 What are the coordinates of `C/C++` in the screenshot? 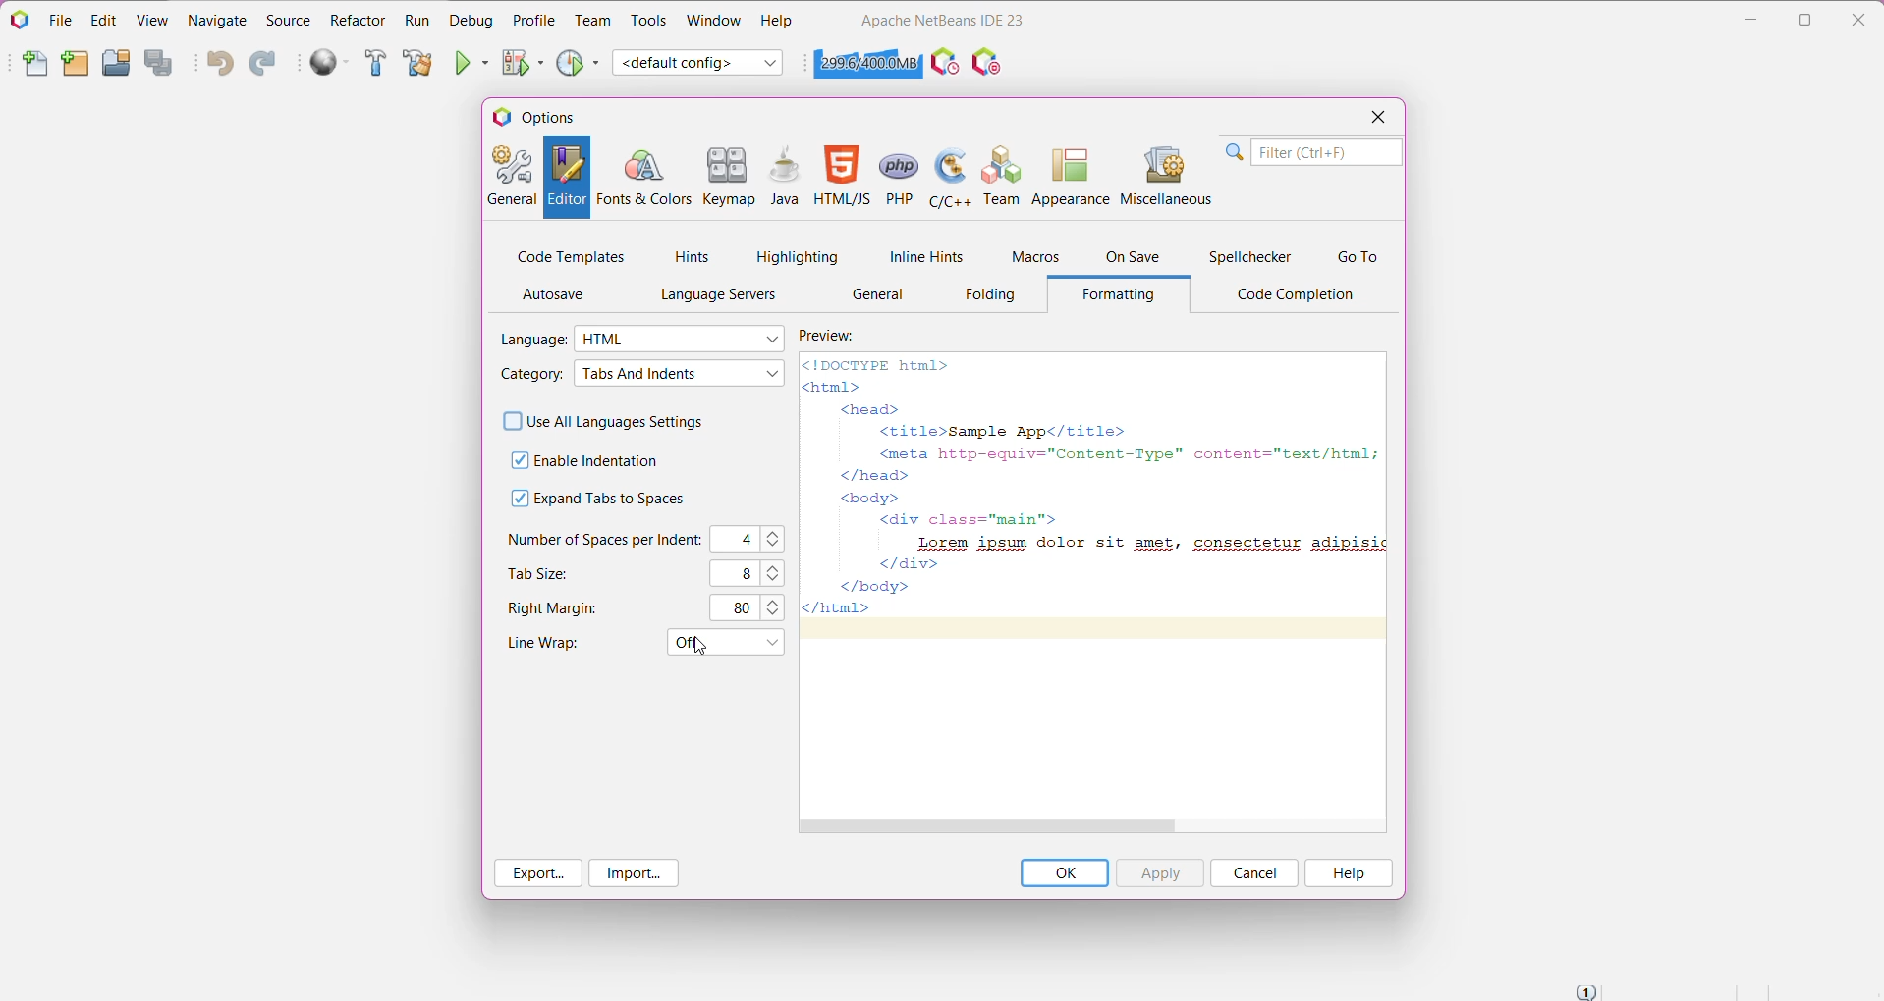 It's located at (948, 176).